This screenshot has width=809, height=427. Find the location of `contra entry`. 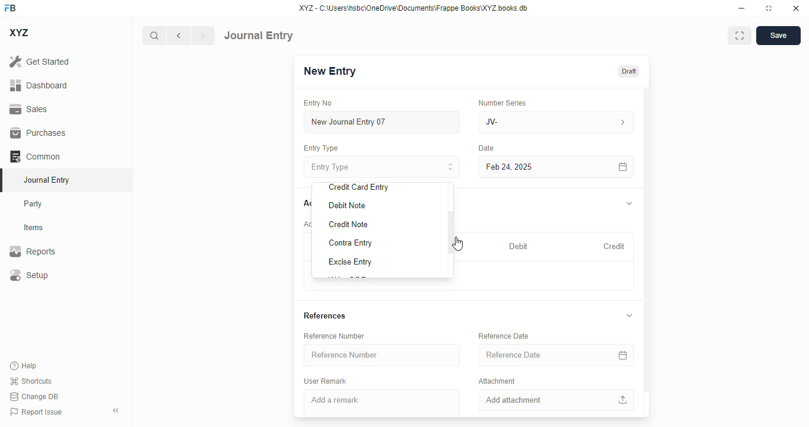

contra entry is located at coordinates (351, 243).